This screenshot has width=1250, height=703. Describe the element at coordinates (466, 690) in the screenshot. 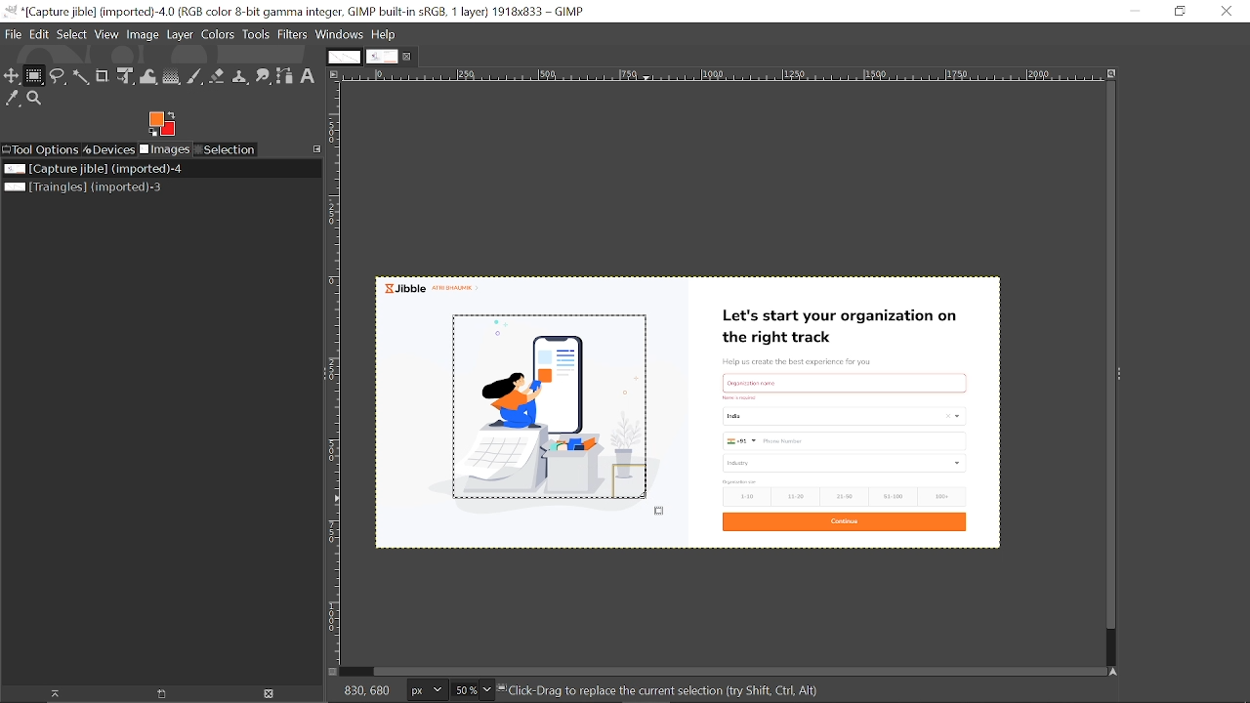

I see `Current zoom` at that location.